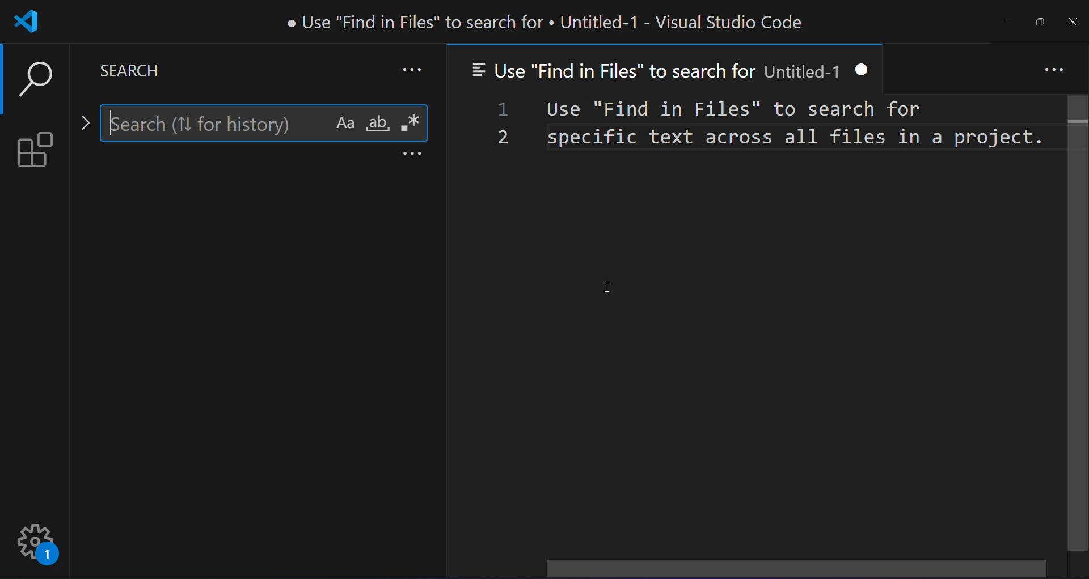  I want to click on setting, so click(35, 544).